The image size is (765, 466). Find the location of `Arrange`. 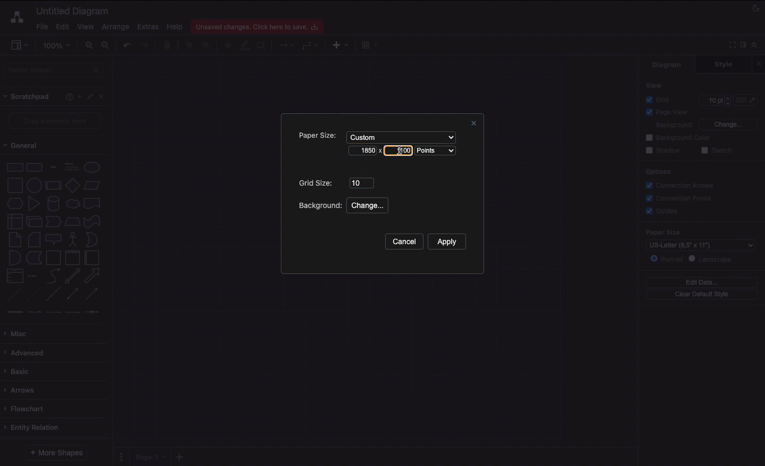

Arrange is located at coordinates (116, 27).